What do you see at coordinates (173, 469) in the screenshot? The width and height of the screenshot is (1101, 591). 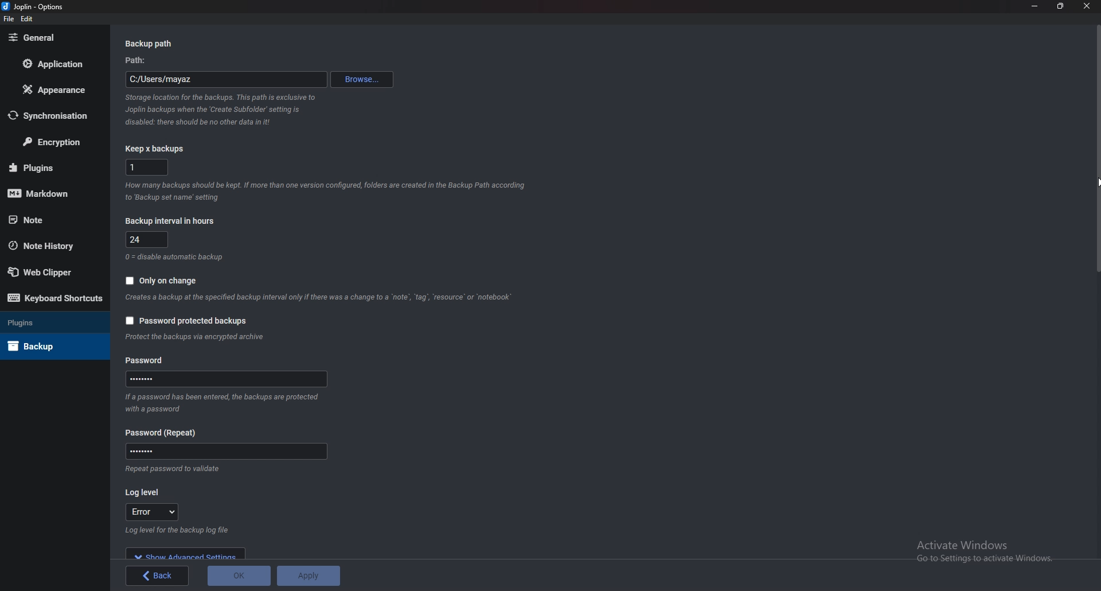 I see `Info` at bounding box center [173, 469].